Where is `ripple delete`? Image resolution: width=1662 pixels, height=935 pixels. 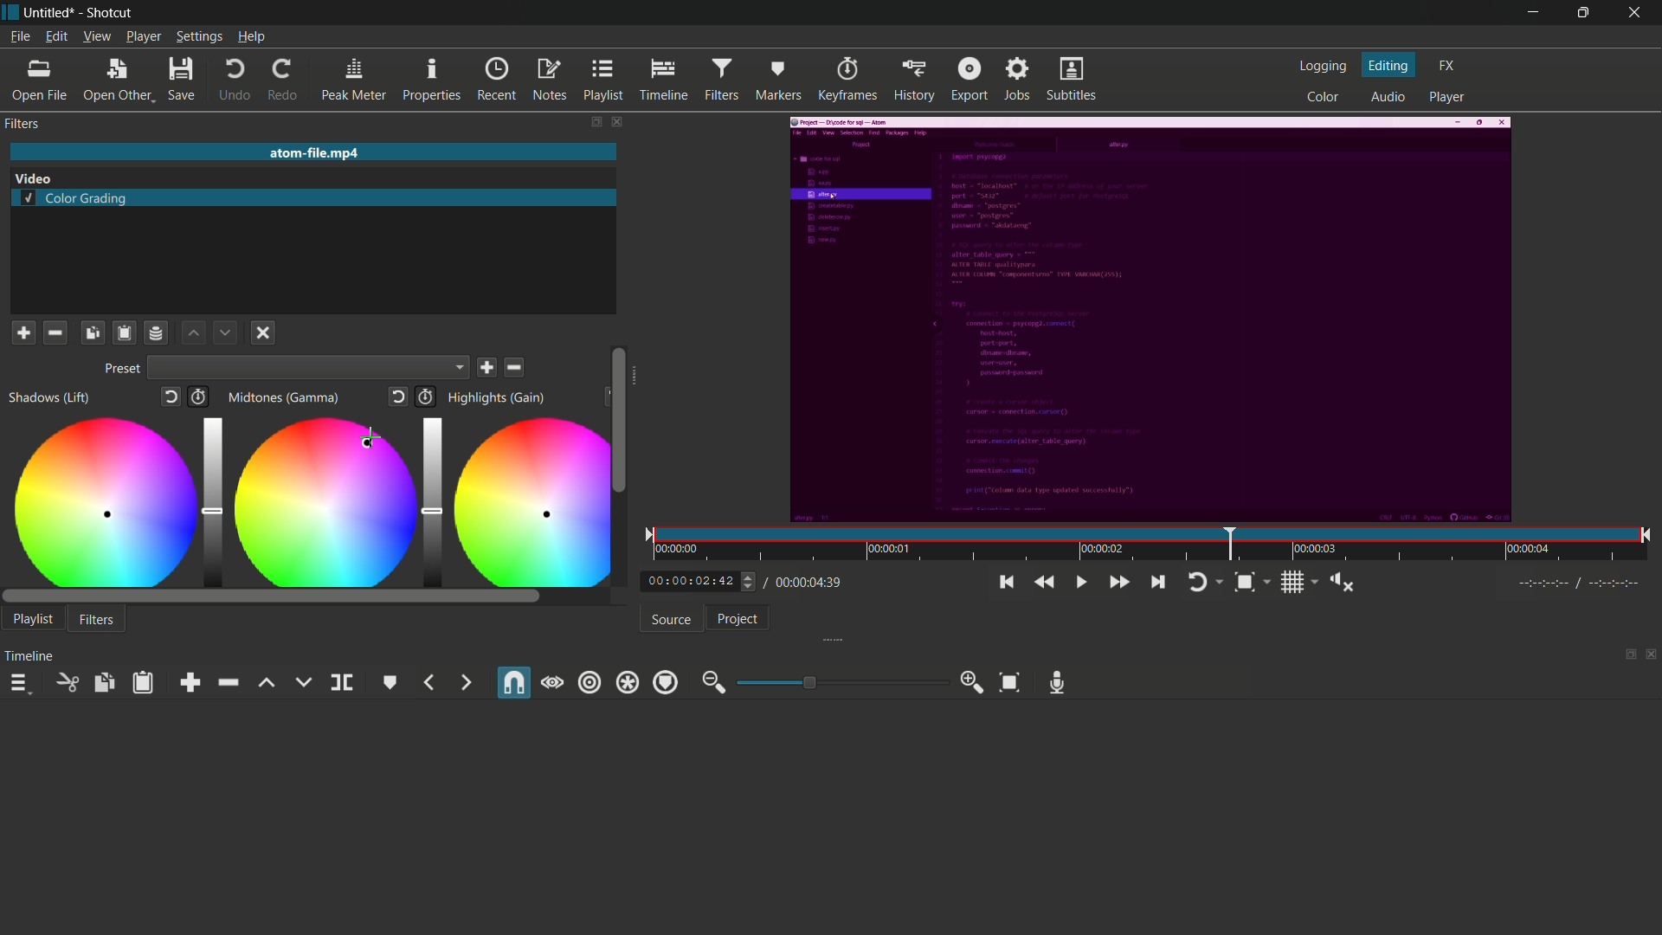
ripple delete is located at coordinates (227, 682).